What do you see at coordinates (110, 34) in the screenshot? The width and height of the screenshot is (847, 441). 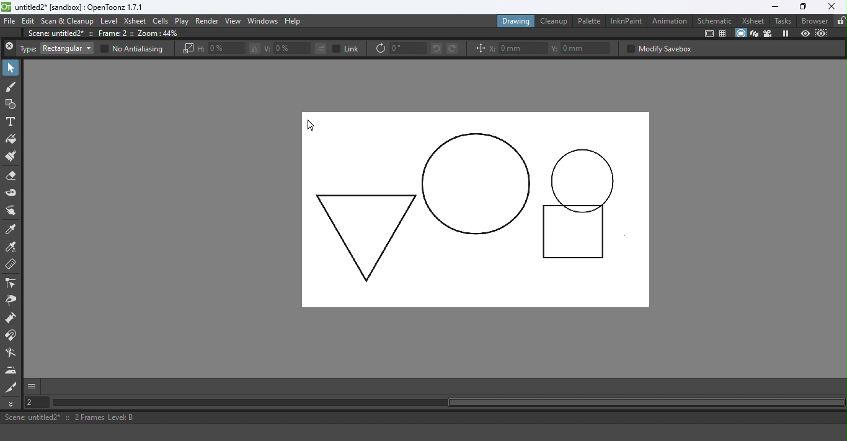 I see `Scene: untitle2* :: Frame: 2 :: Zoom:44%` at bounding box center [110, 34].